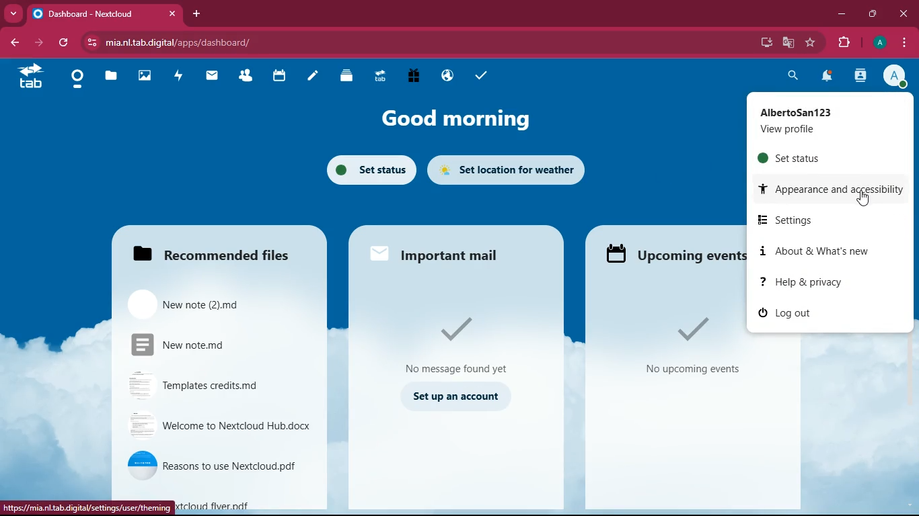 The height and width of the screenshot is (516, 919). I want to click on mia.nltab.digital/apps/dashboard/, so click(179, 40).